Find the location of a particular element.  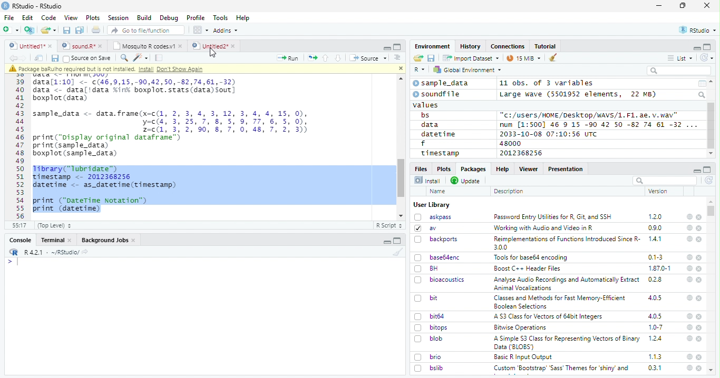

go forward is located at coordinates (25, 58).